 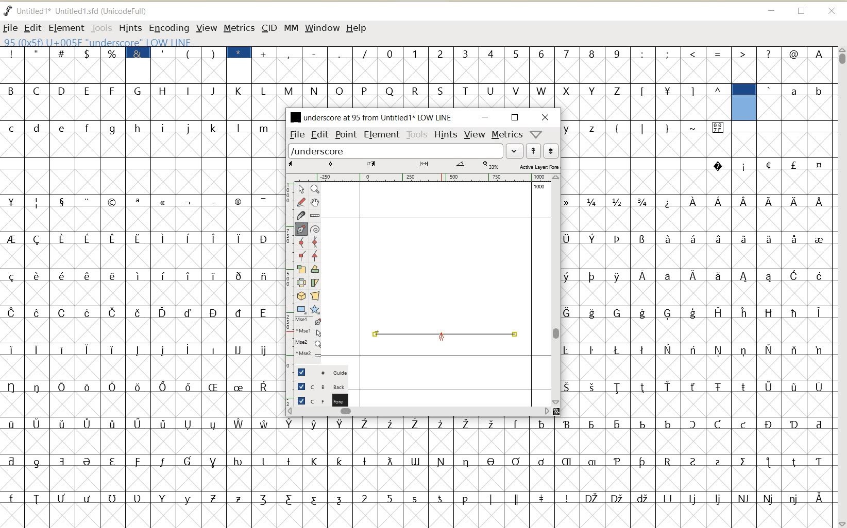 What do you see at coordinates (486, 117) in the screenshot?
I see `MINIMIZE` at bounding box center [486, 117].